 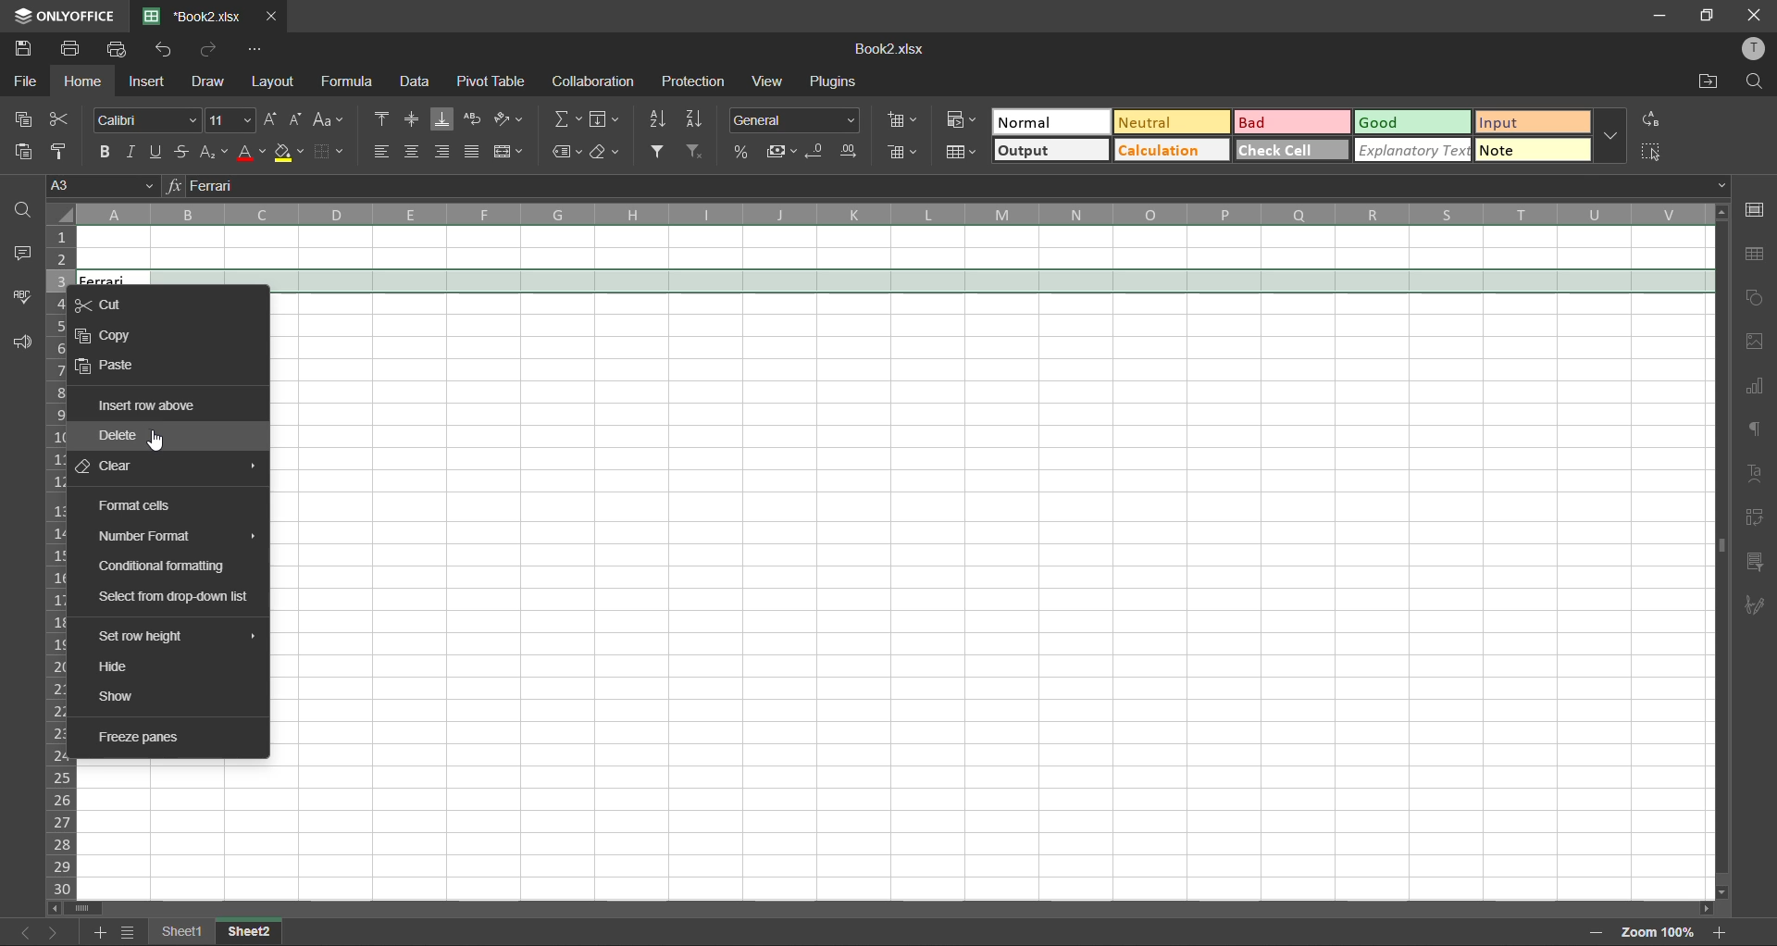 What do you see at coordinates (382, 153) in the screenshot?
I see `align left` at bounding box center [382, 153].